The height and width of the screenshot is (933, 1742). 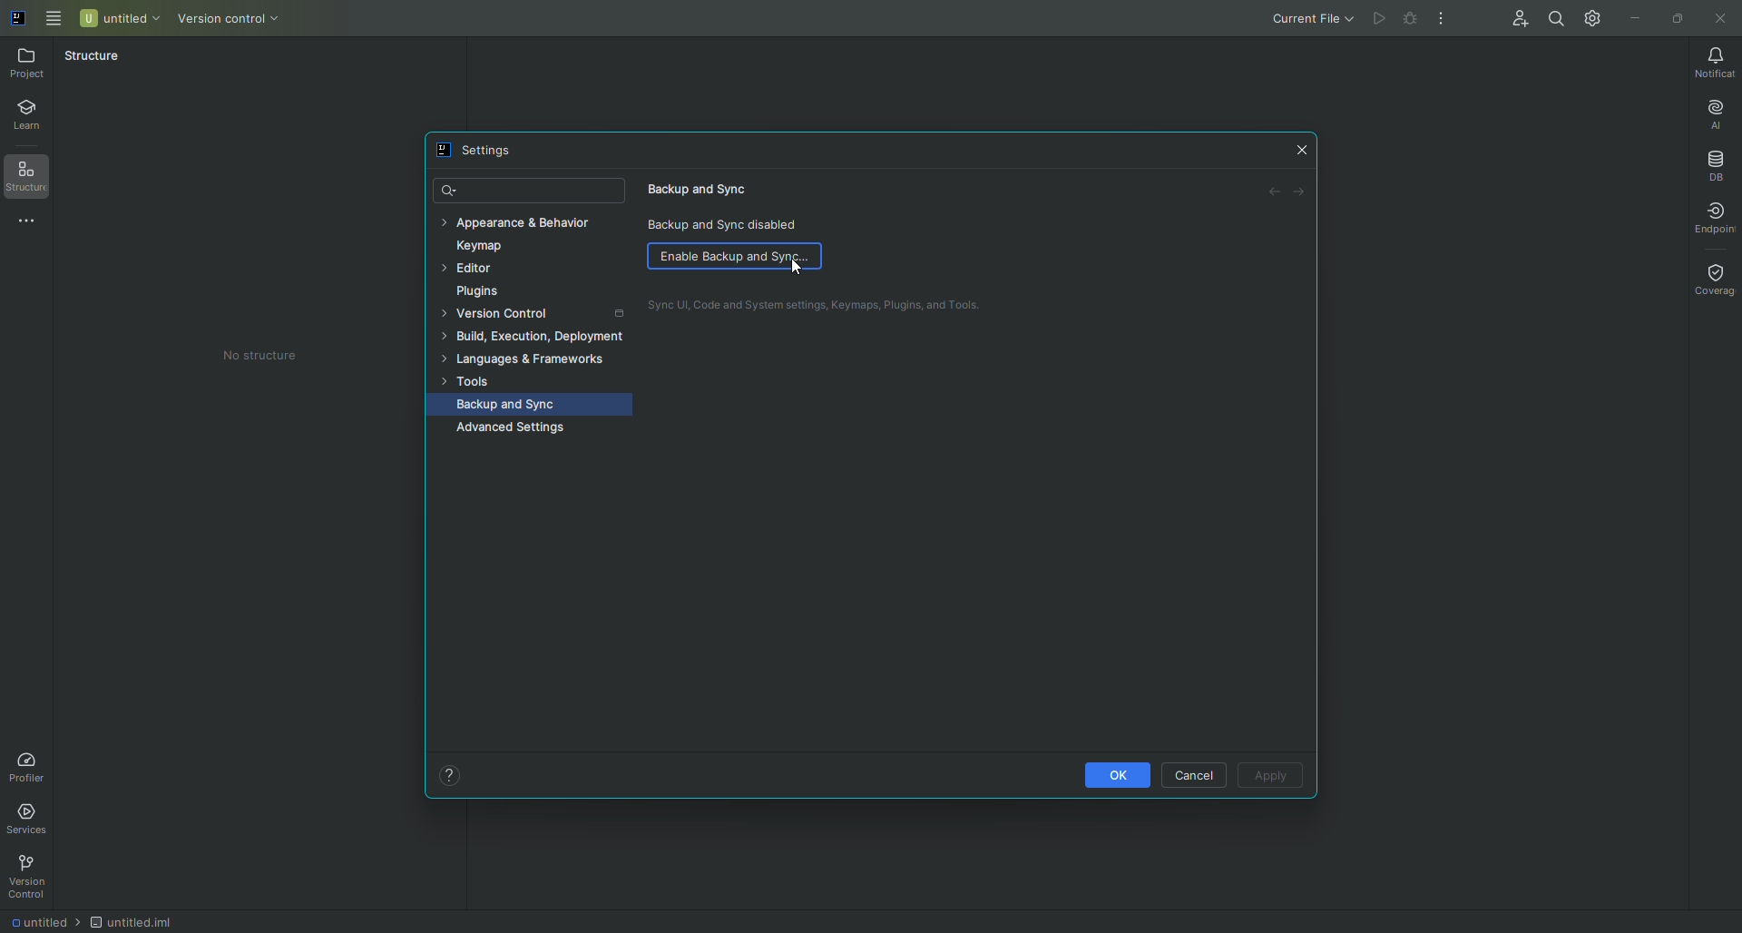 What do you see at coordinates (484, 250) in the screenshot?
I see `Keymap` at bounding box center [484, 250].